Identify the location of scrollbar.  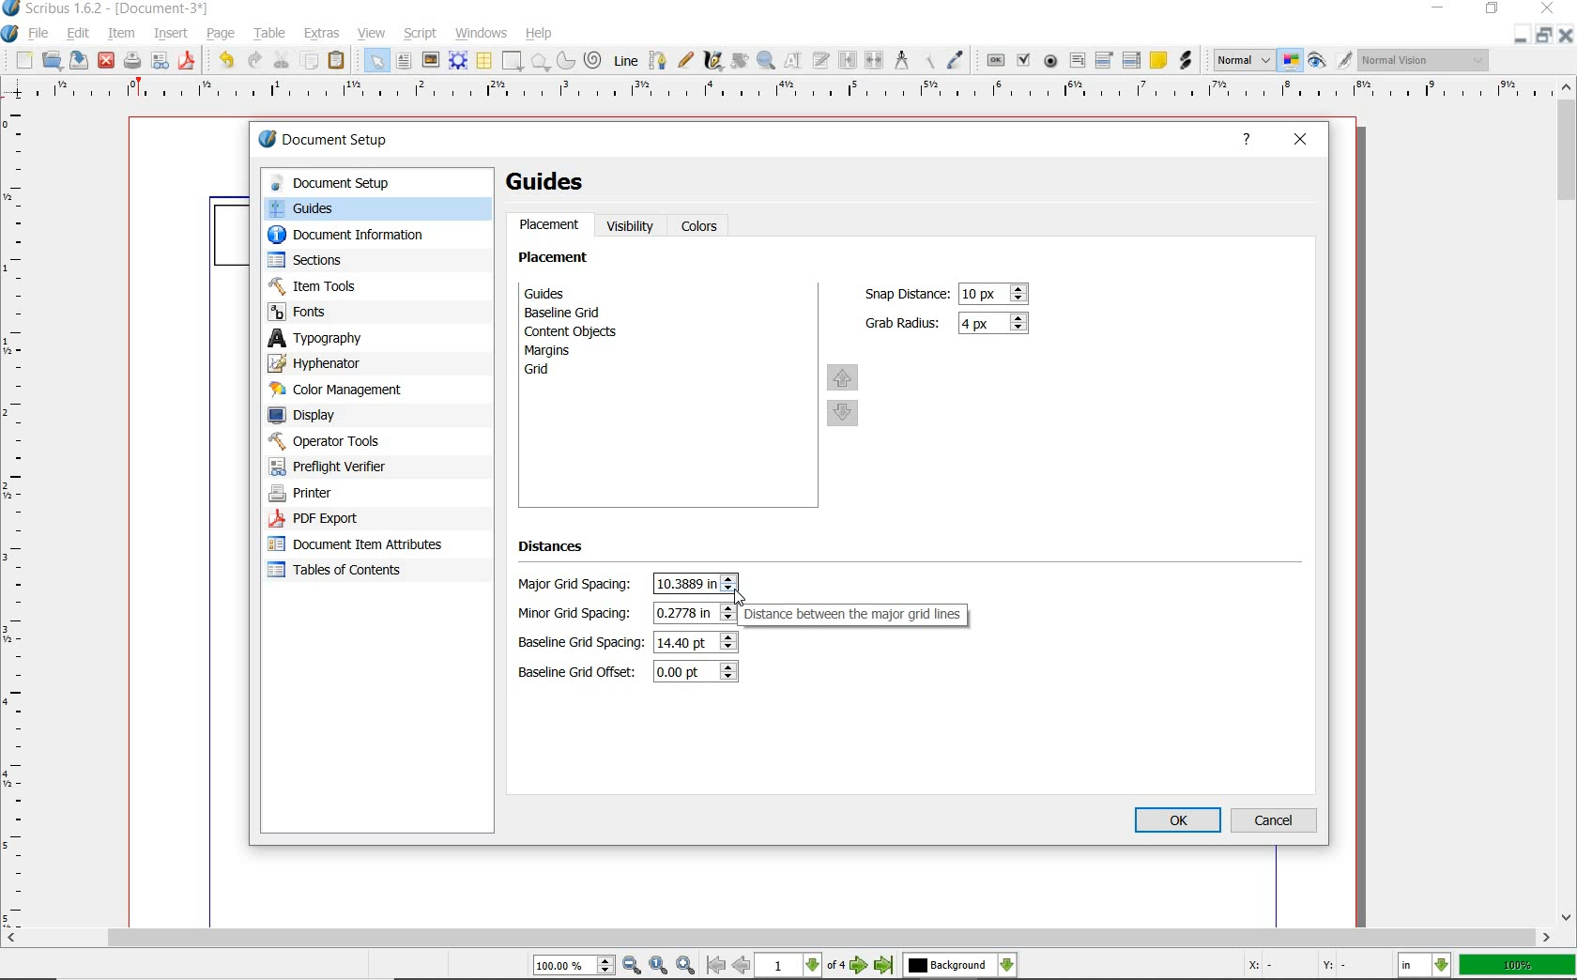
(1568, 501).